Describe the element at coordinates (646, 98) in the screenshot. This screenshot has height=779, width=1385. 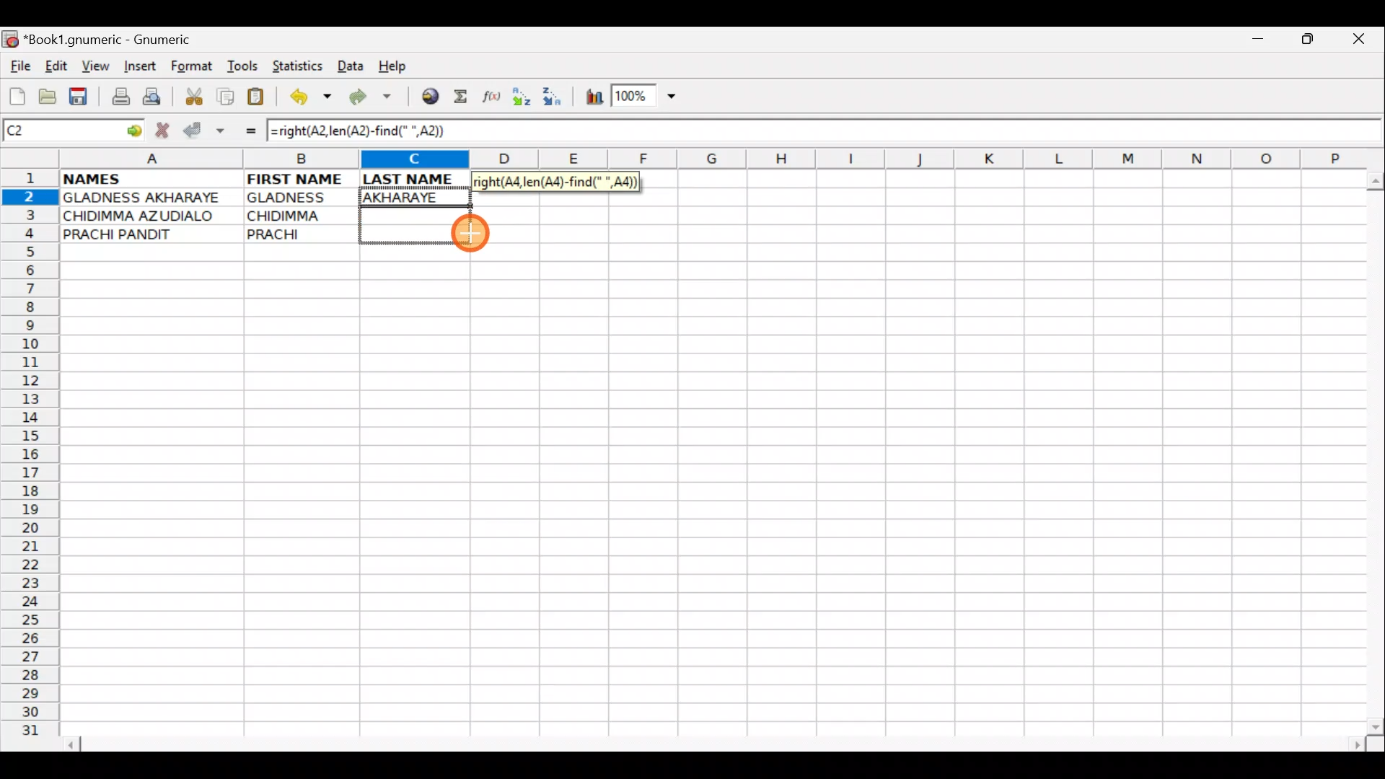
I see `Zoom` at that location.